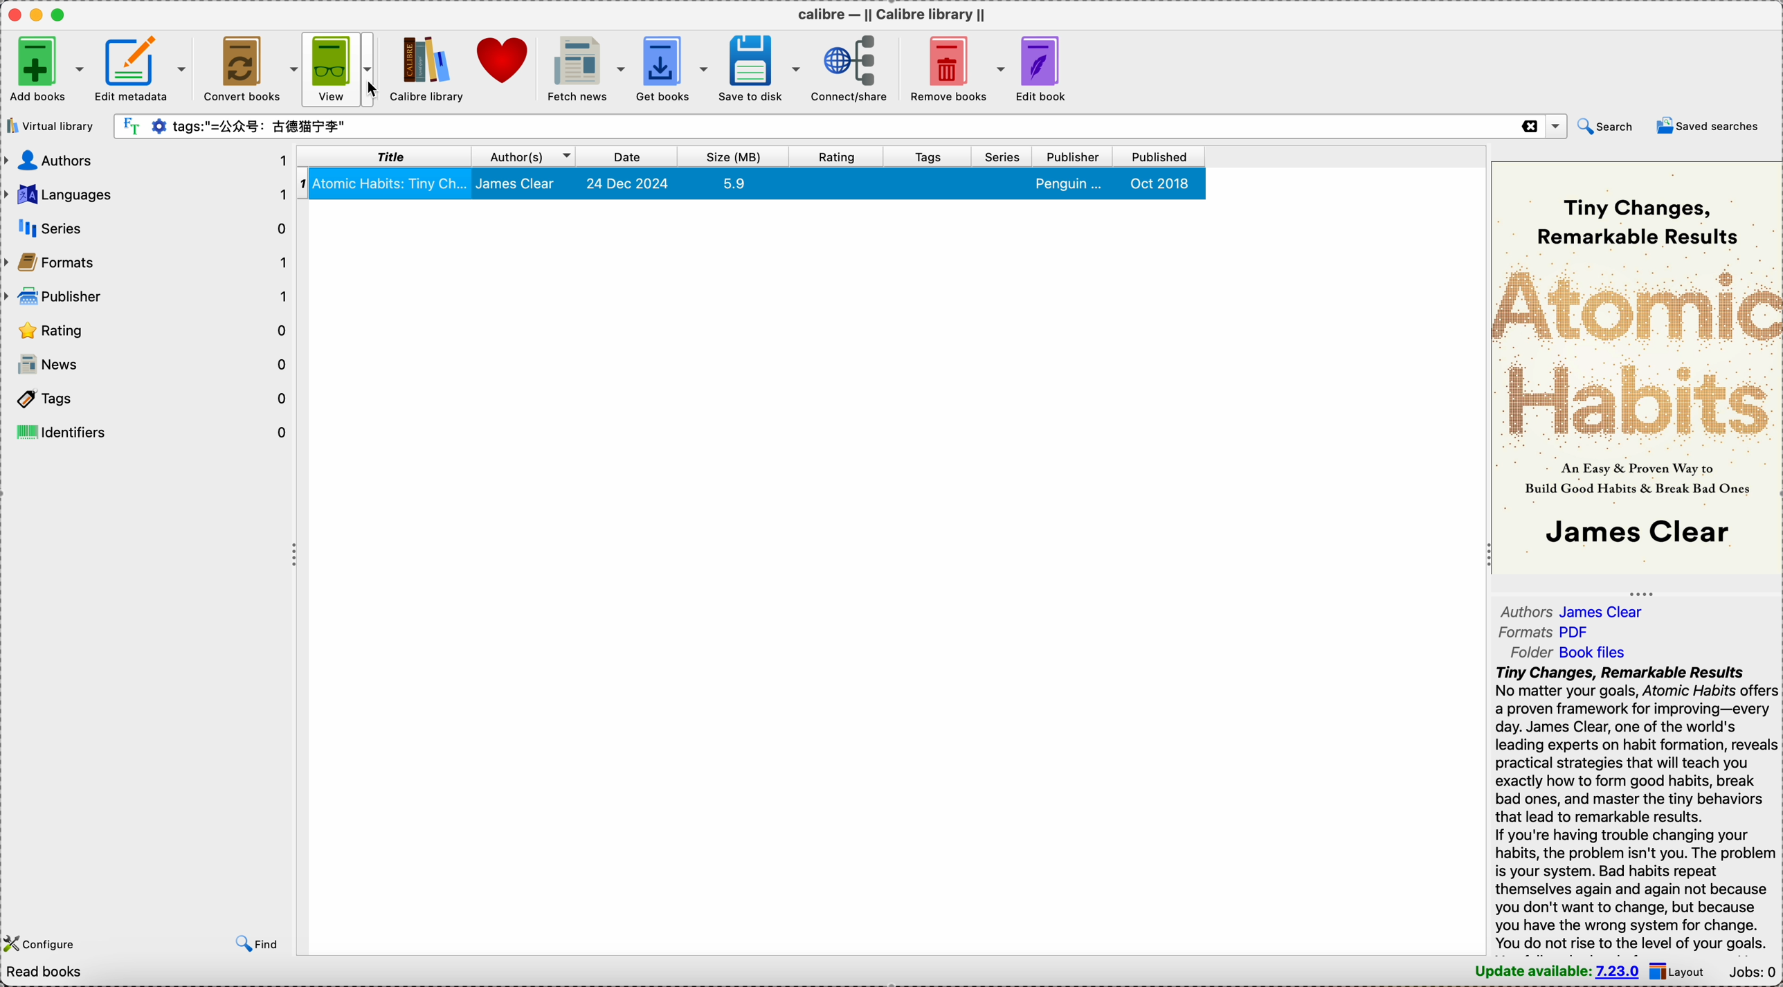 This screenshot has height=987, width=1783. What do you see at coordinates (528, 158) in the screenshot?
I see `author(s)` at bounding box center [528, 158].